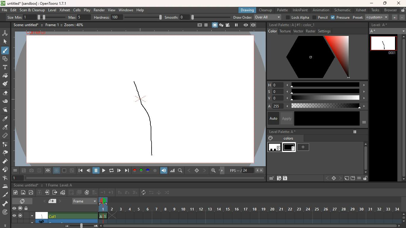 The height and width of the screenshot is (228, 406). What do you see at coordinates (341, 178) in the screenshot?
I see `front` at bounding box center [341, 178].